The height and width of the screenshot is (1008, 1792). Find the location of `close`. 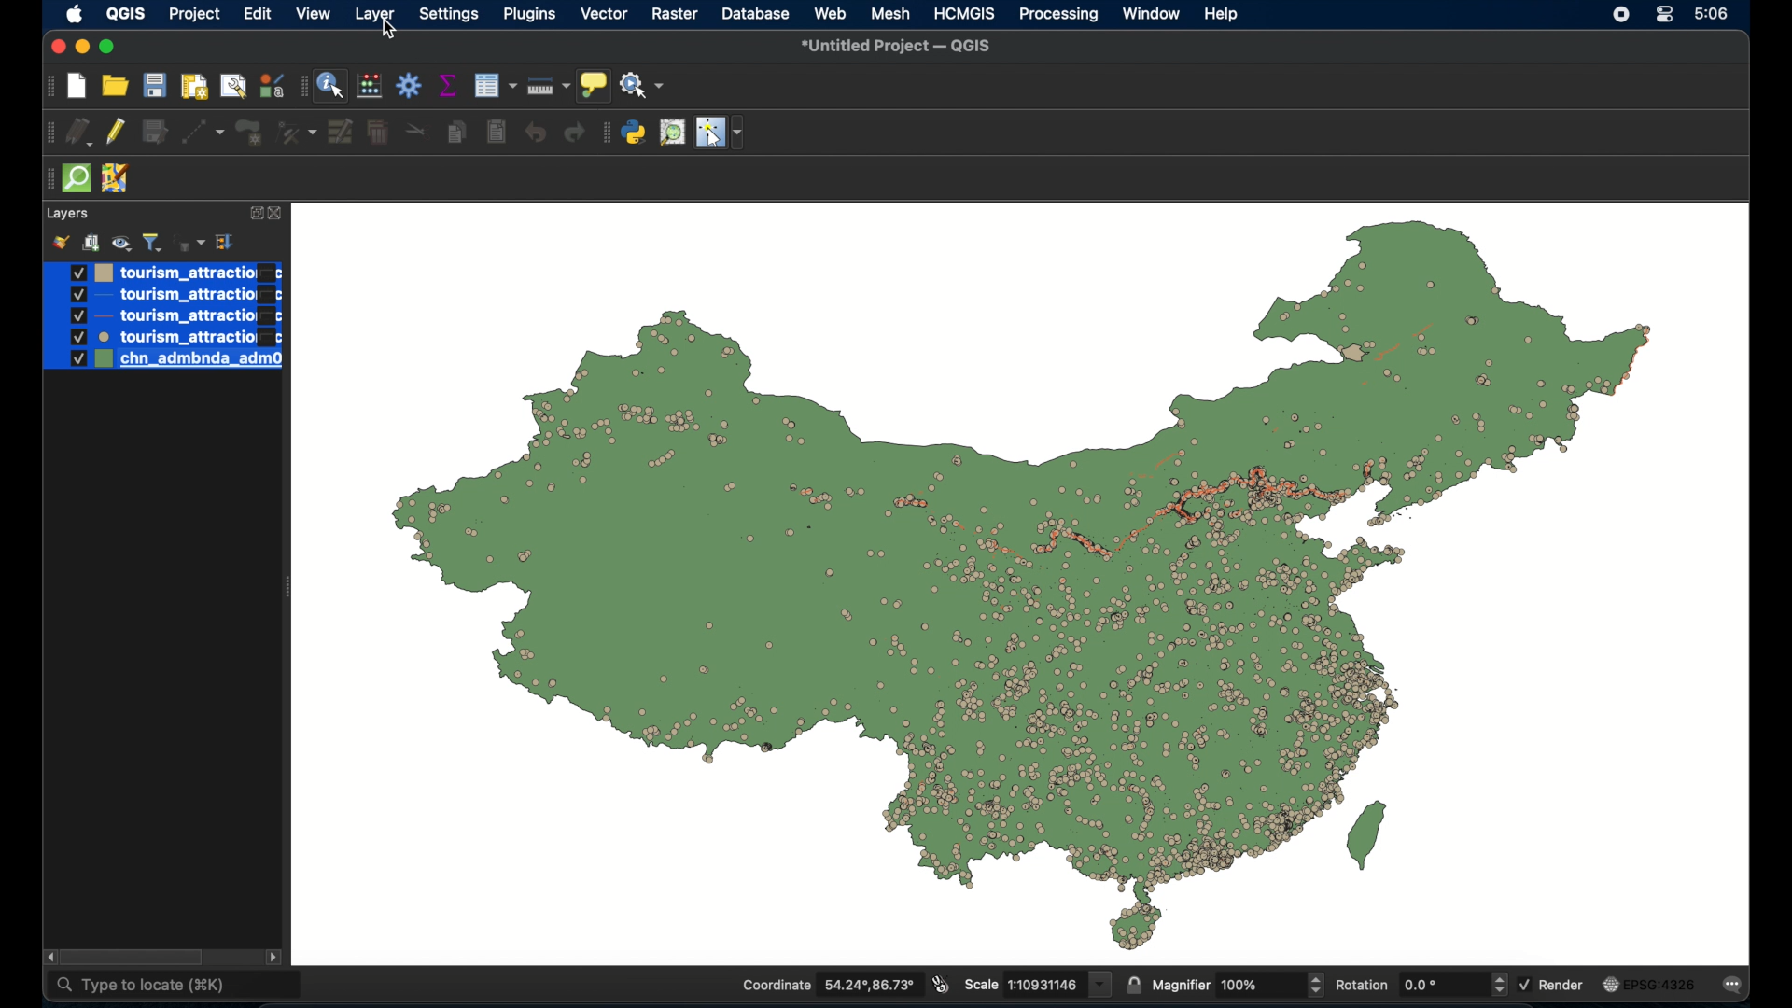

close is located at coordinates (277, 214).